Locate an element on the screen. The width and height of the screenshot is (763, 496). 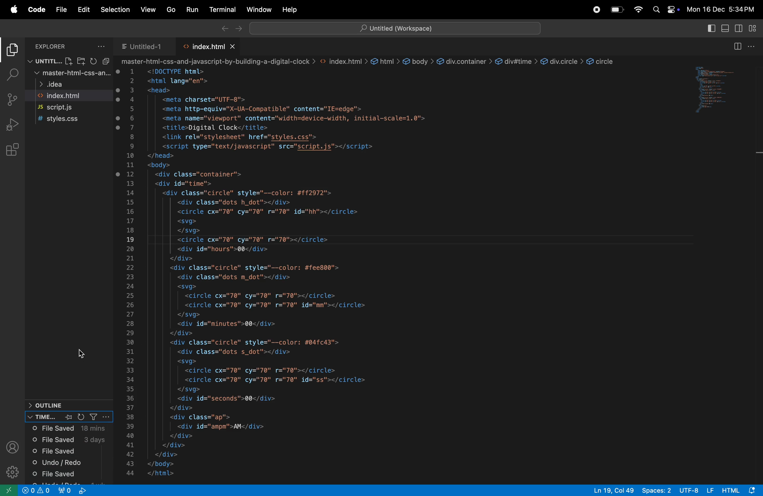
index.html is located at coordinates (211, 46).